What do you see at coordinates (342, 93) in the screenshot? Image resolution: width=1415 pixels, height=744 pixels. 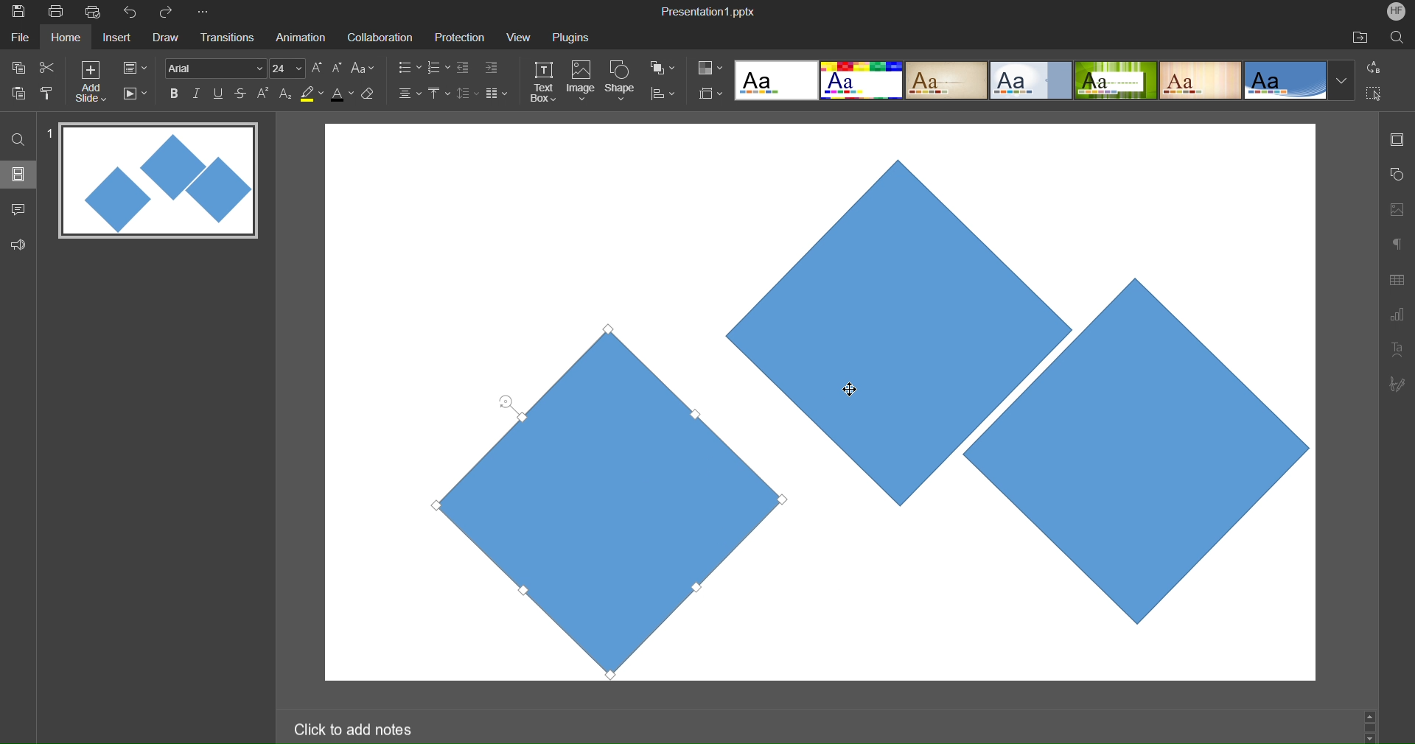 I see `Text Color` at bounding box center [342, 93].